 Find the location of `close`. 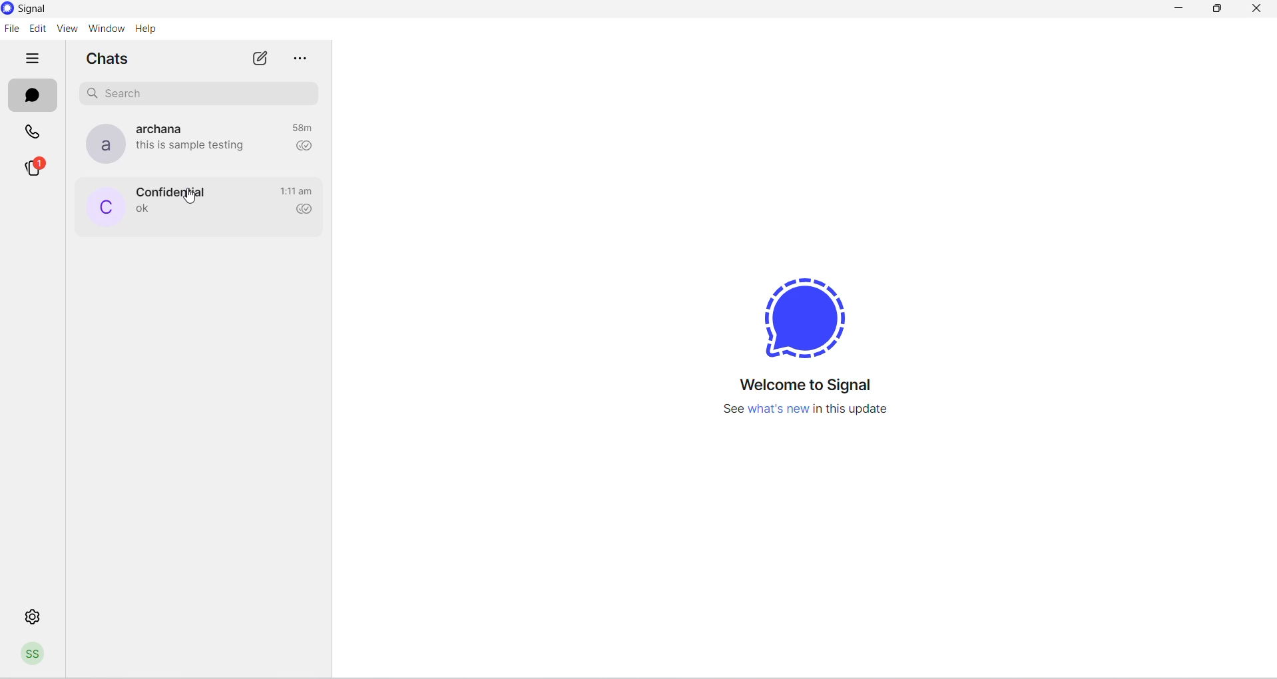

close is located at coordinates (1255, 11).